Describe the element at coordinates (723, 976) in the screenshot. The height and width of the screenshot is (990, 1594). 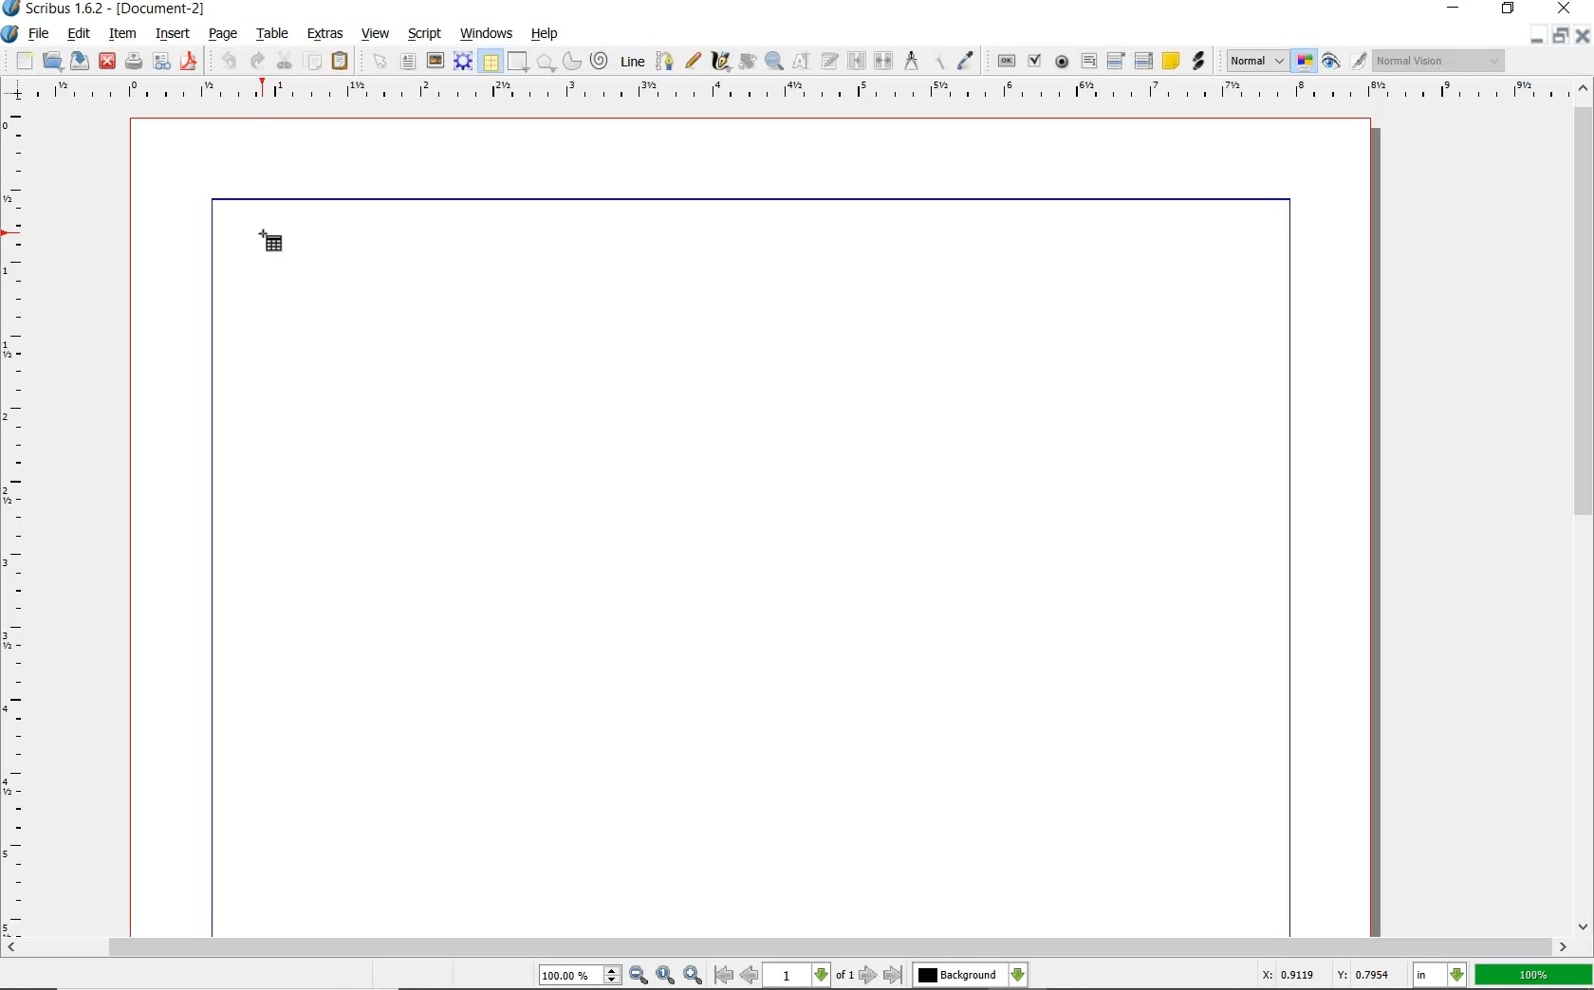
I see `go to first page` at that location.